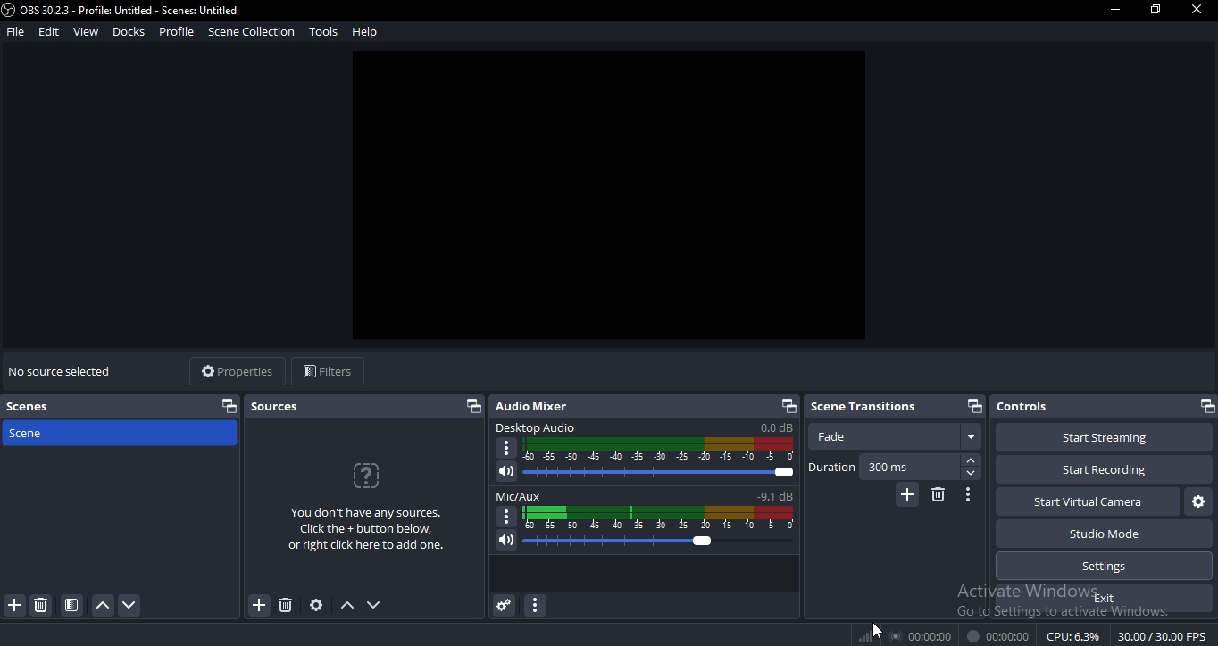 The width and height of the screenshot is (1218, 646). I want to click on scene transitions, so click(863, 406).